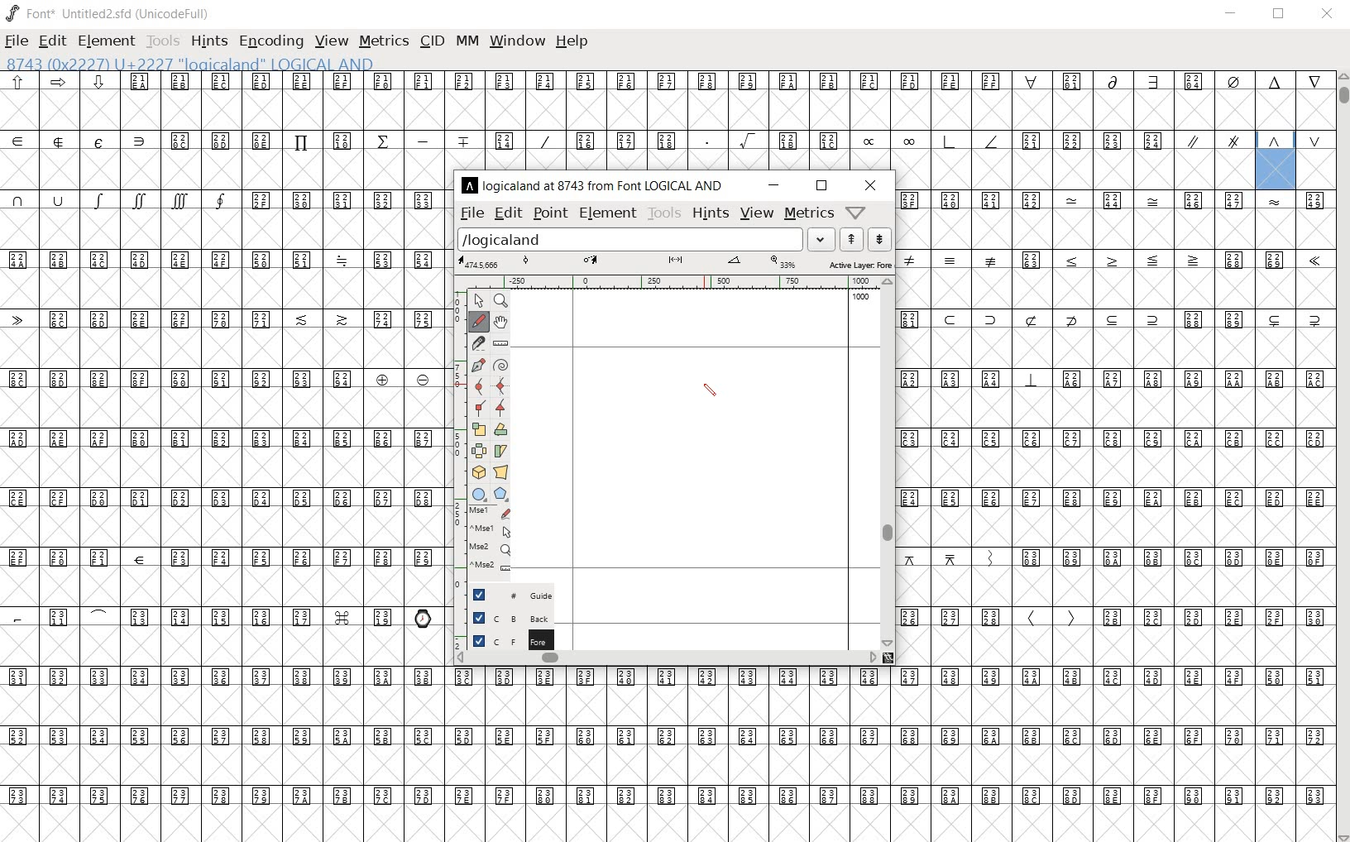  Describe the element at coordinates (432, 40) in the screenshot. I see `cid` at that location.